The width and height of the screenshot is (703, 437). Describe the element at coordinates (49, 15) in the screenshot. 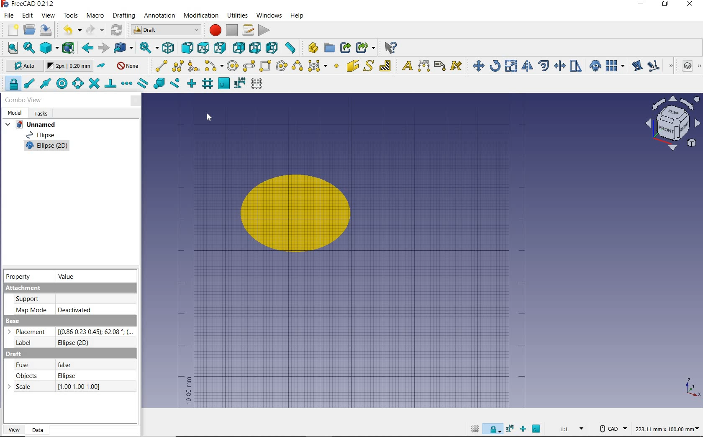

I see `view` at that location.